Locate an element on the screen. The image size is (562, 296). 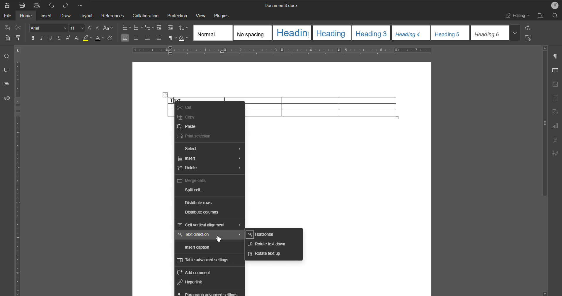
Shape Settings is located at coordinates (556, 111).